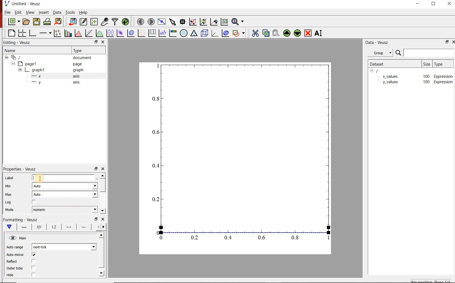  I want to click on search, so click(398, 53).